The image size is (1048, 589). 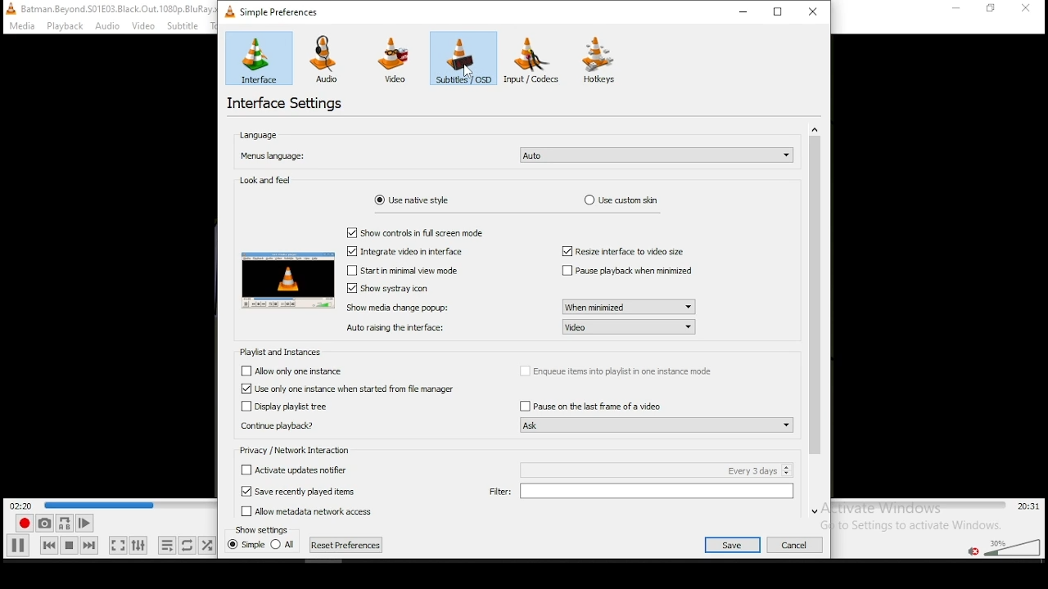 I want to click on loop between point A and point B continuously. Click set point A., so click(x=64, y=524).